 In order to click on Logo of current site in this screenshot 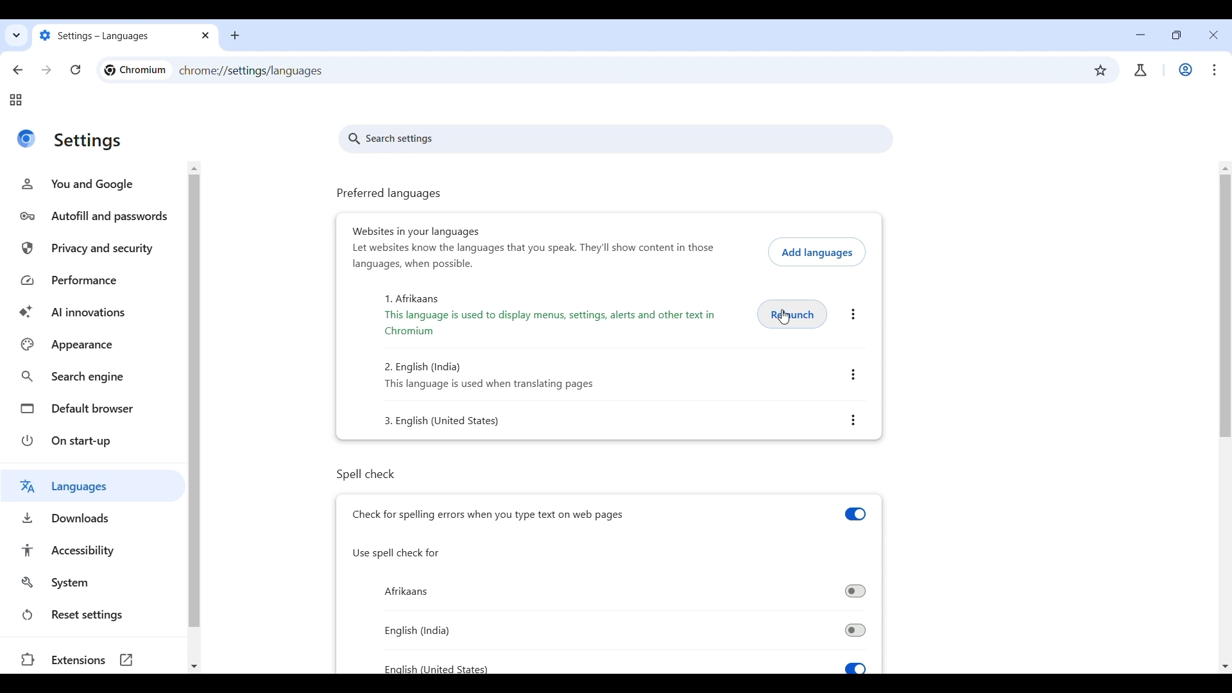, I will do `click(26, 139)`.